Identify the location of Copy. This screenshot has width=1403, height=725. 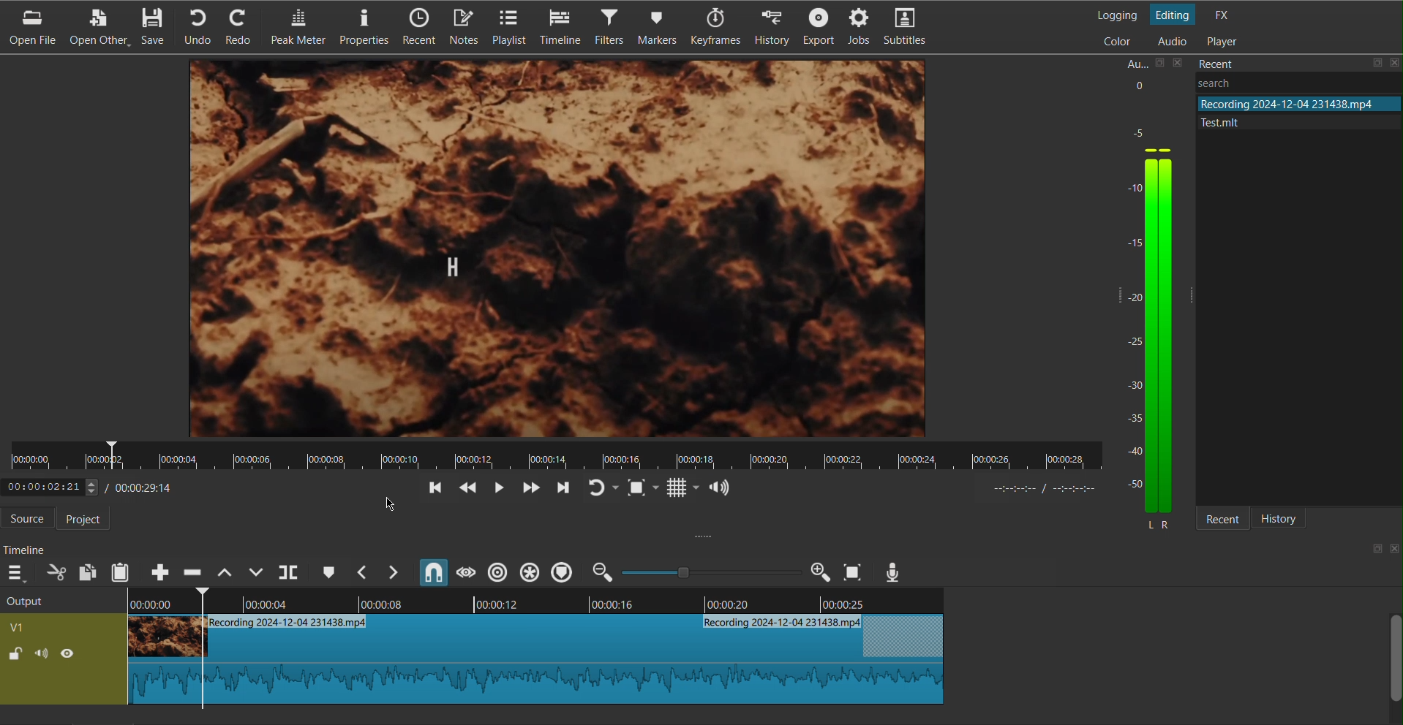
(88, 571).